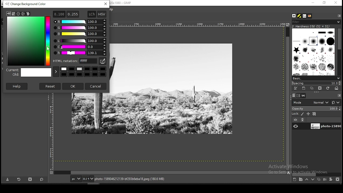  Describe the element at coordinates (295, 120) in the screenshot. I see `layer visibility` at that location.